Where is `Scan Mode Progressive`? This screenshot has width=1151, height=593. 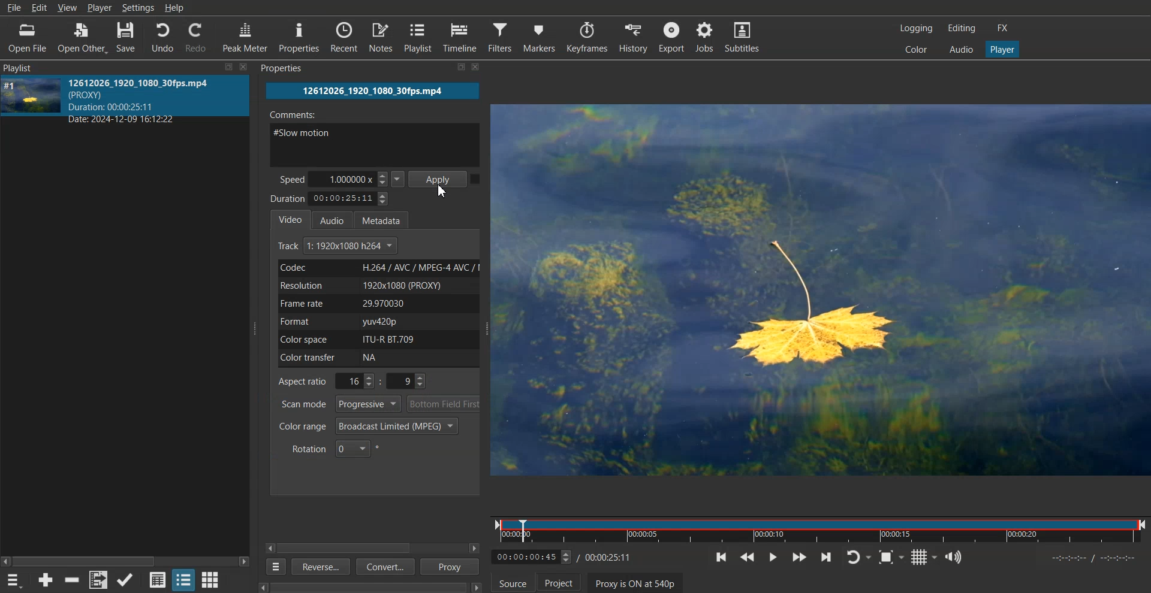
Scan Mode Progressive is located at coordinates (339, 404).